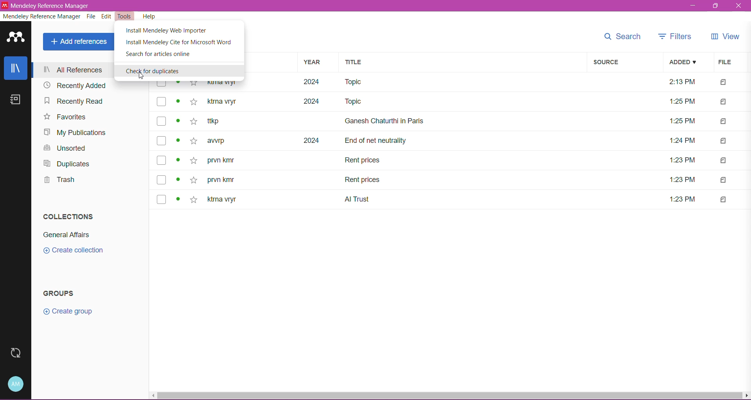  Describe the element at coordinates (170, 31) in the screenshot. I see `Install Mendeley Web Importer` at that location.